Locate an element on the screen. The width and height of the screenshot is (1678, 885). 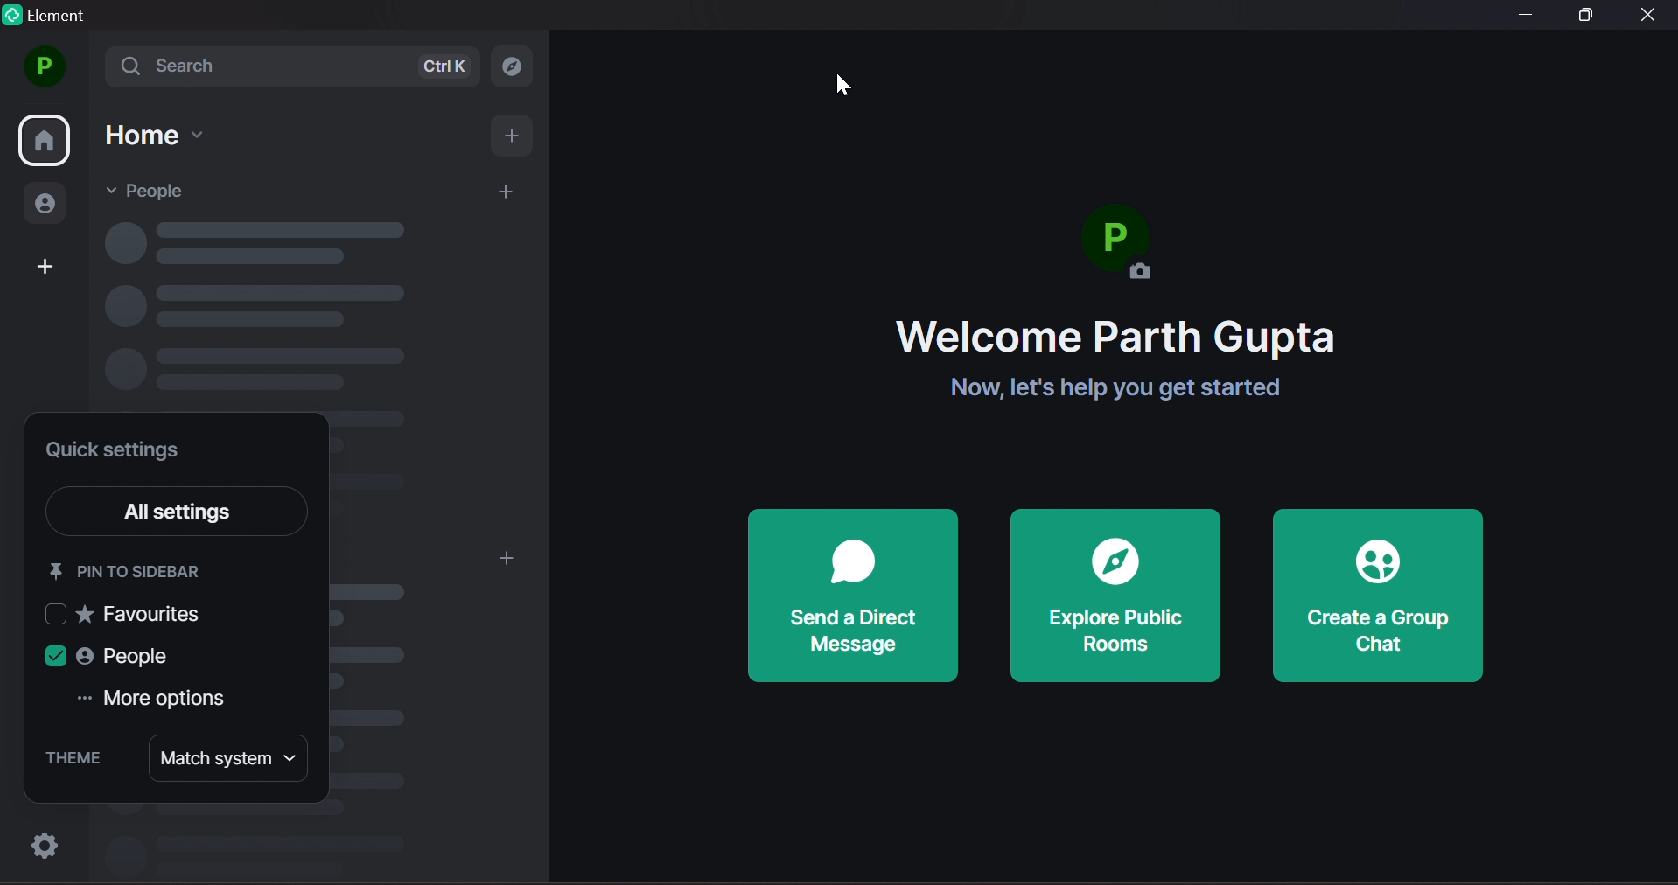
send a direct message is located at coordinates (853, 596).